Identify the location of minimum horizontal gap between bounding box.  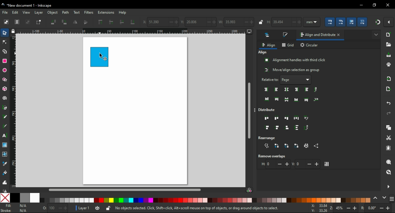
(275, 164).